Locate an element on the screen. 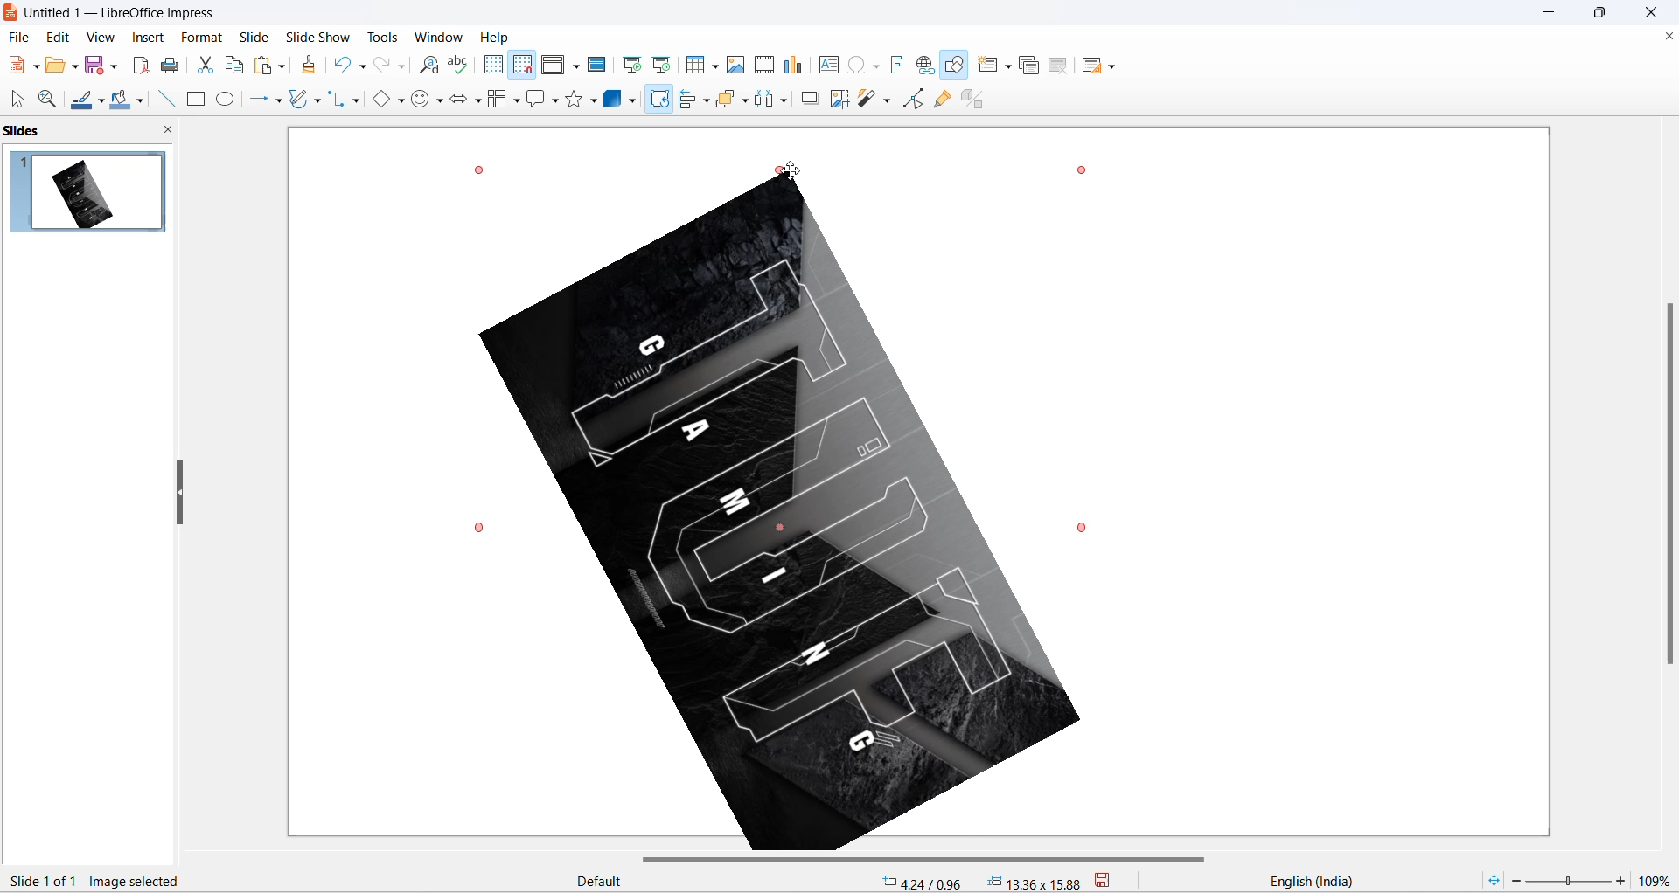  line color is located at coordinates (81, 101).